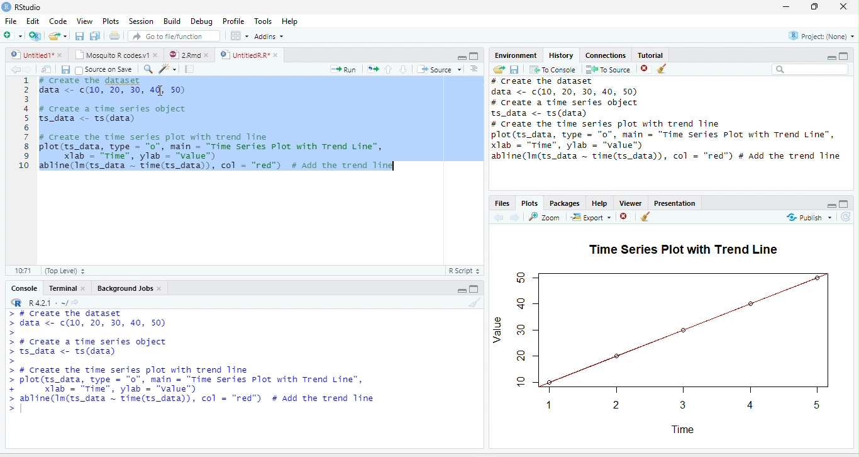 This screenshot has height=457, width=859. What do you see at coordinates (111, 21) in the screenshot?
I see `Plots` at bounding box center [111, 21].